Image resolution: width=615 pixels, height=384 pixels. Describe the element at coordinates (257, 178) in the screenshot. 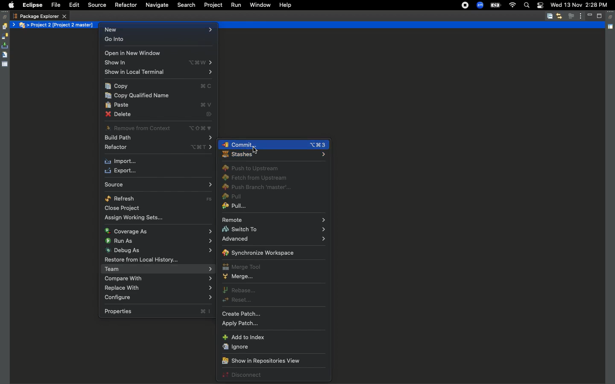

I see `Fetch from upstream` at that location.